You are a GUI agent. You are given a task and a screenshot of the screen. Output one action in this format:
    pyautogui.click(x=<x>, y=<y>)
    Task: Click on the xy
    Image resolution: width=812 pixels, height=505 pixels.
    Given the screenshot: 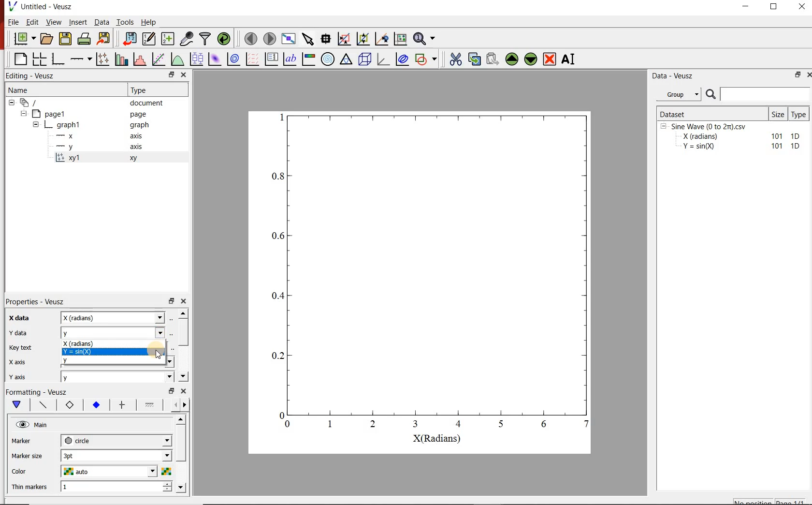 What is the action you would take?
    pyautogui.click(x=131, y=158)
    